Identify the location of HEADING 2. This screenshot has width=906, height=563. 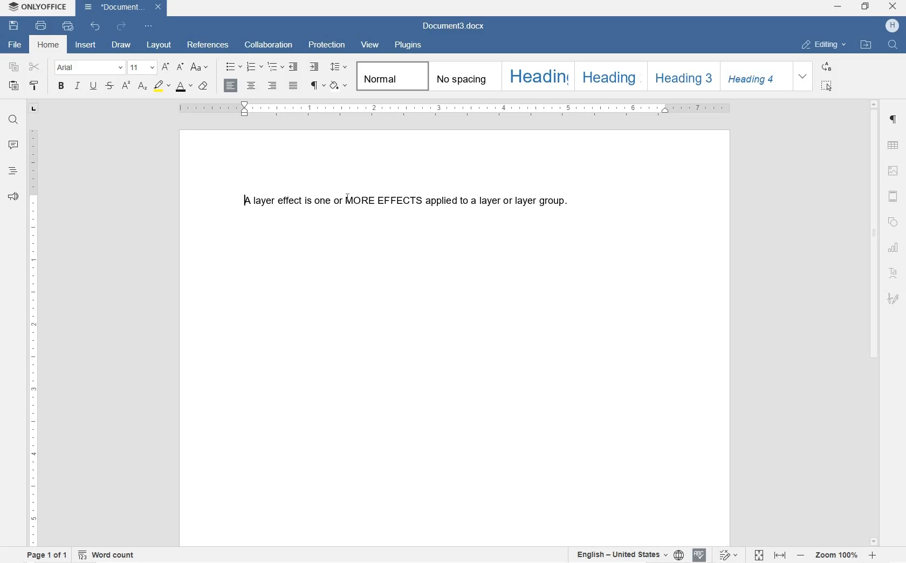
(608, 75).